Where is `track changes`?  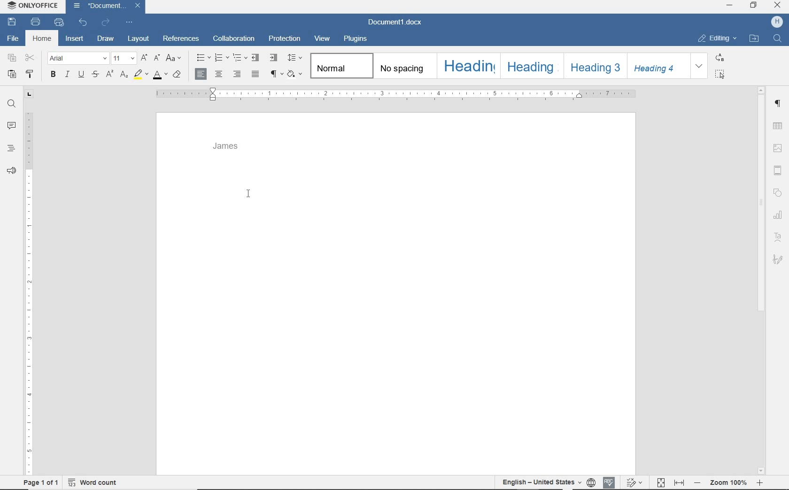
track changes is located at coordinates (634, 482).